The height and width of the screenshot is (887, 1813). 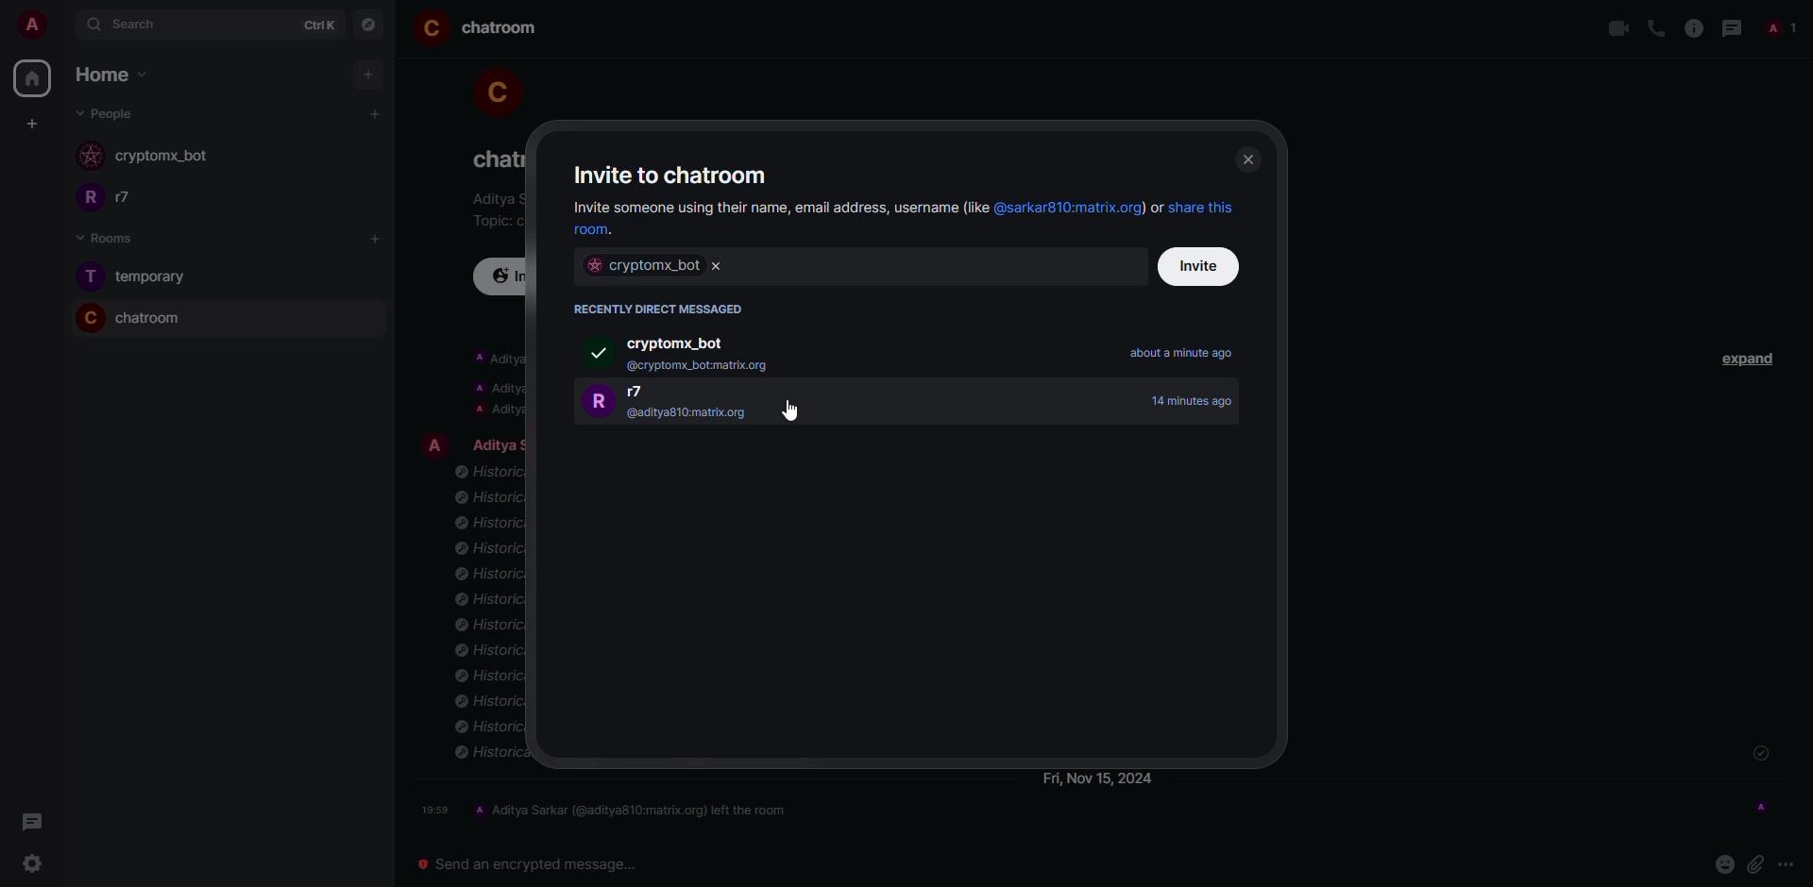 I want to click on video call, so click(x=1618, y=29).